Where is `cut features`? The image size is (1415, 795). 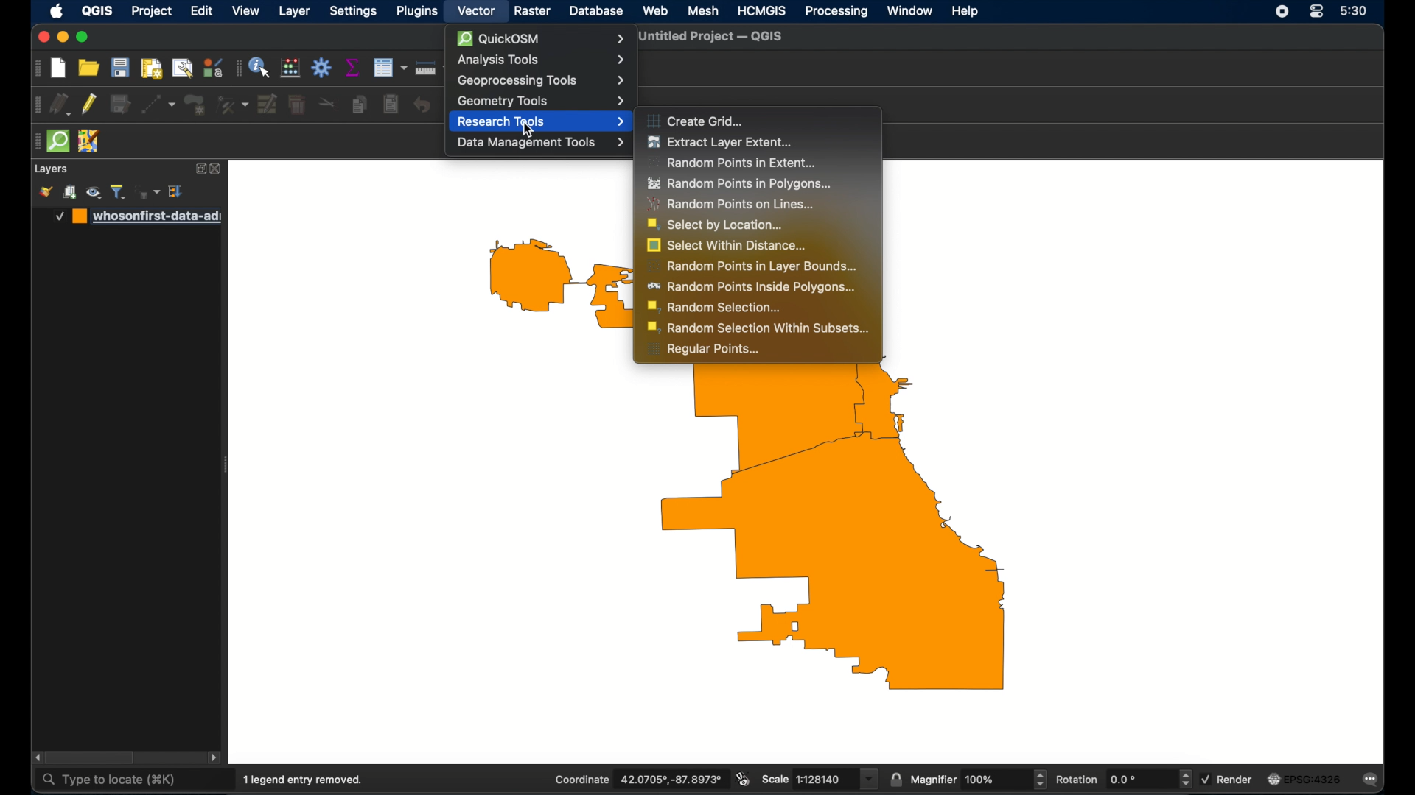
cut features is located at coordinates (326, 104).